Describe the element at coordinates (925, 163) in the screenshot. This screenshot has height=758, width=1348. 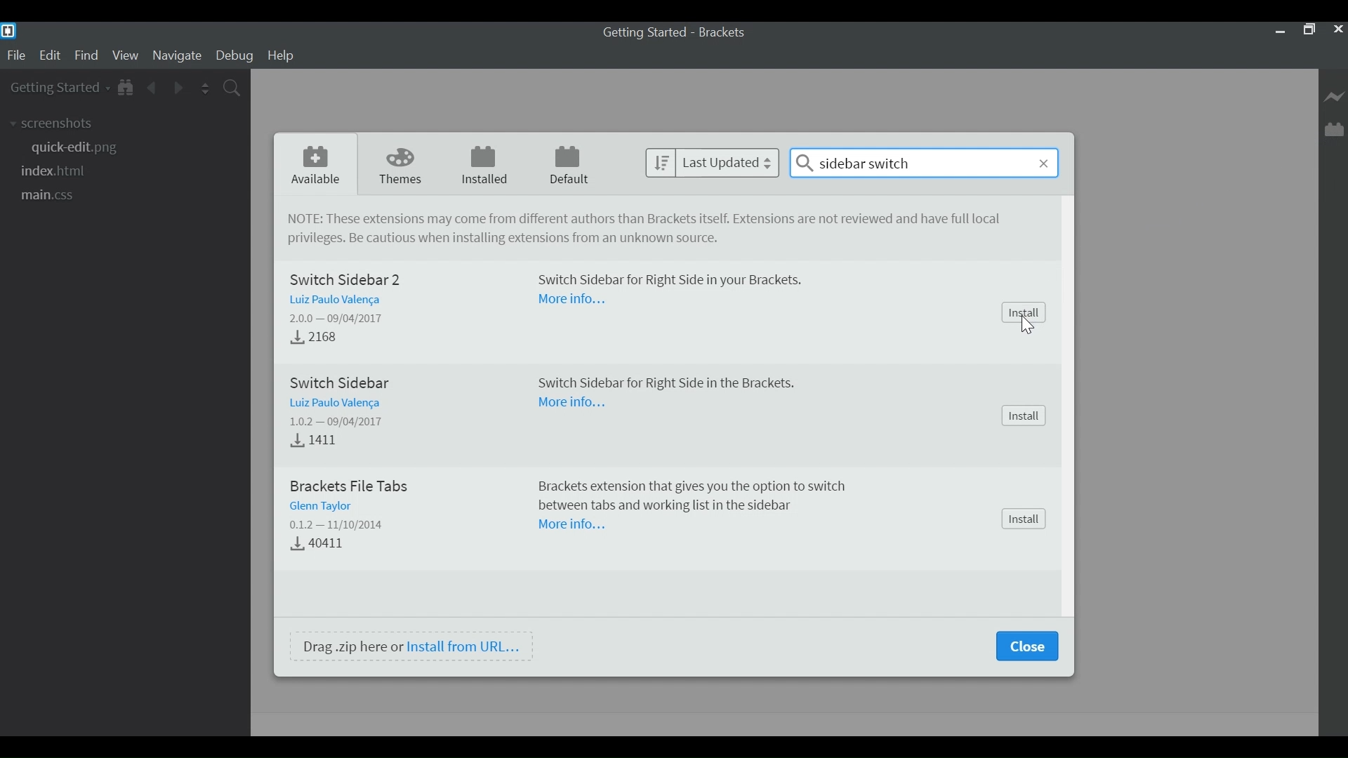
I see `sidebar switch` at that location.